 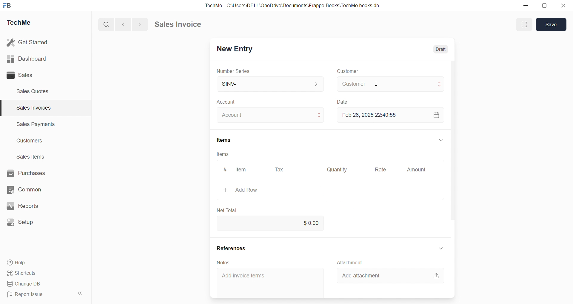 What do you see at coordinates (440, 50) in the screenshot?
I see `Draft` at bounding box center [440, 50].